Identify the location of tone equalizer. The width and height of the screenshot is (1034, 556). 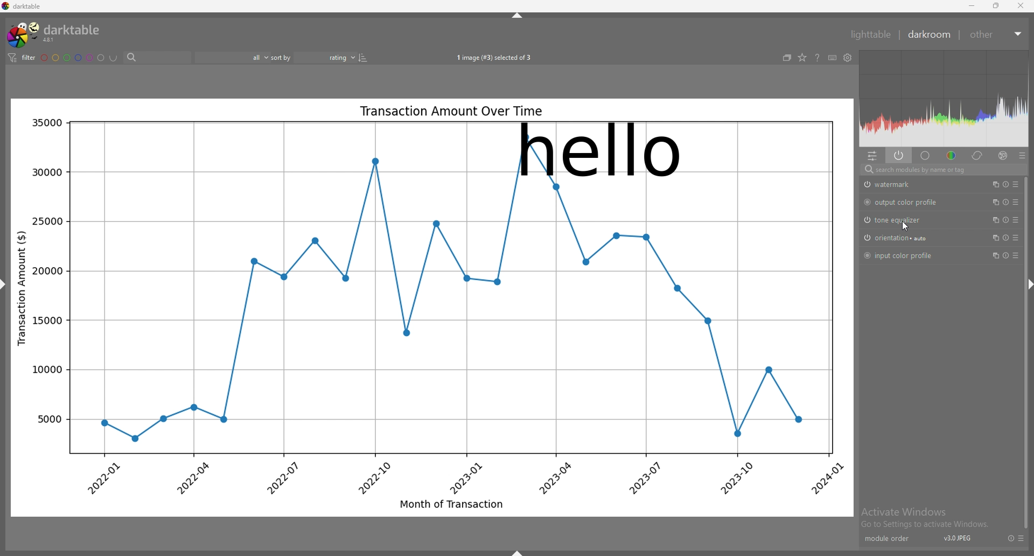
(900, 220).